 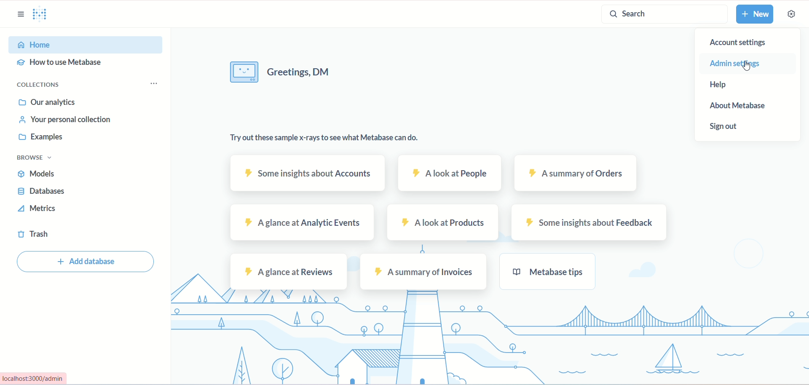 What do you see at coordinates (755, 14) in the screenshot?
I see `new` at bounding box center [755, 14].